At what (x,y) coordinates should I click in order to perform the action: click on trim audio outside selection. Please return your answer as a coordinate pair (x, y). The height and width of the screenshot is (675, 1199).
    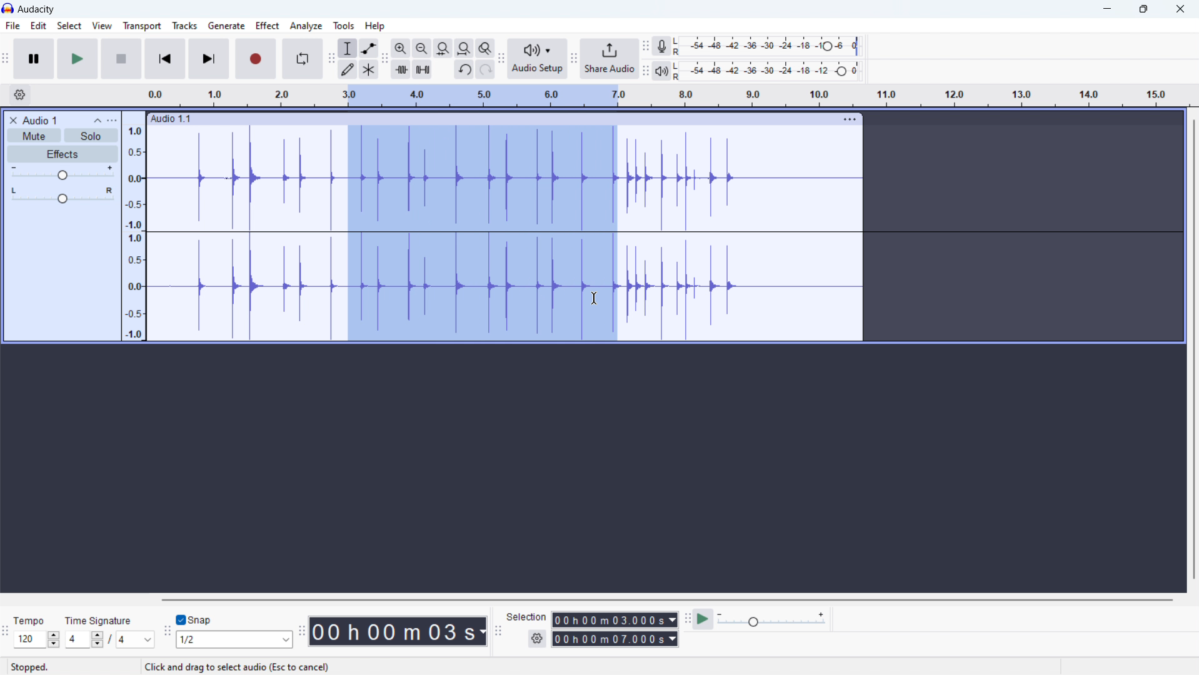
    Looking at the image, I should click on (401, 69).